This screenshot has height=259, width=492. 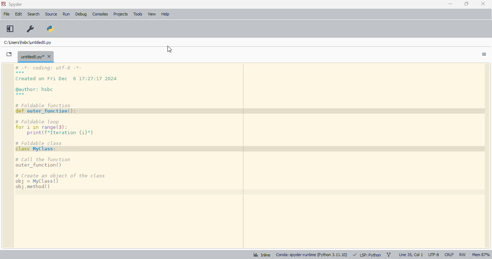 I want to click on help, so click(x=166, y=15).